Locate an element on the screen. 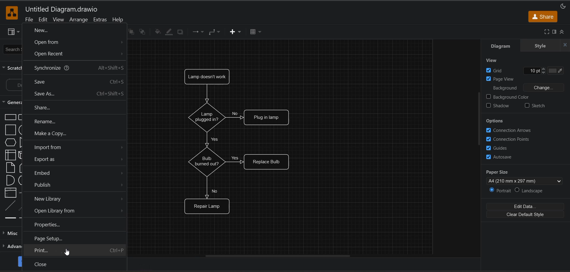 Image resolution: width=570 pixels, height=272 pixels. vertical scroll bar is located at coordinates (479, 117).